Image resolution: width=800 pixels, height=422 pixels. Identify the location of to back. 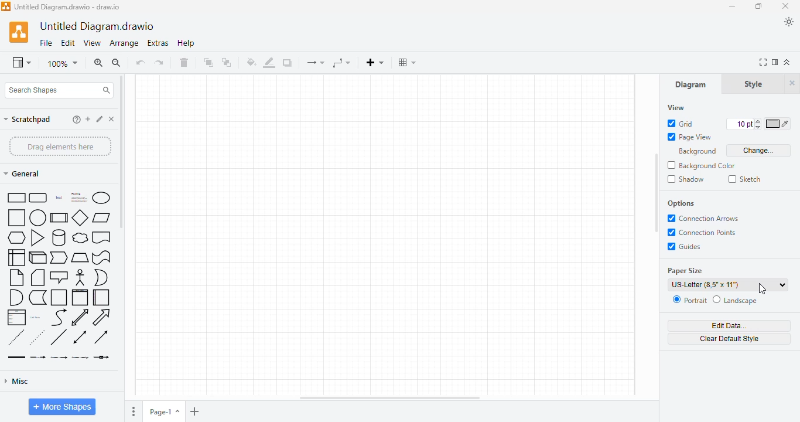
(227, 62).